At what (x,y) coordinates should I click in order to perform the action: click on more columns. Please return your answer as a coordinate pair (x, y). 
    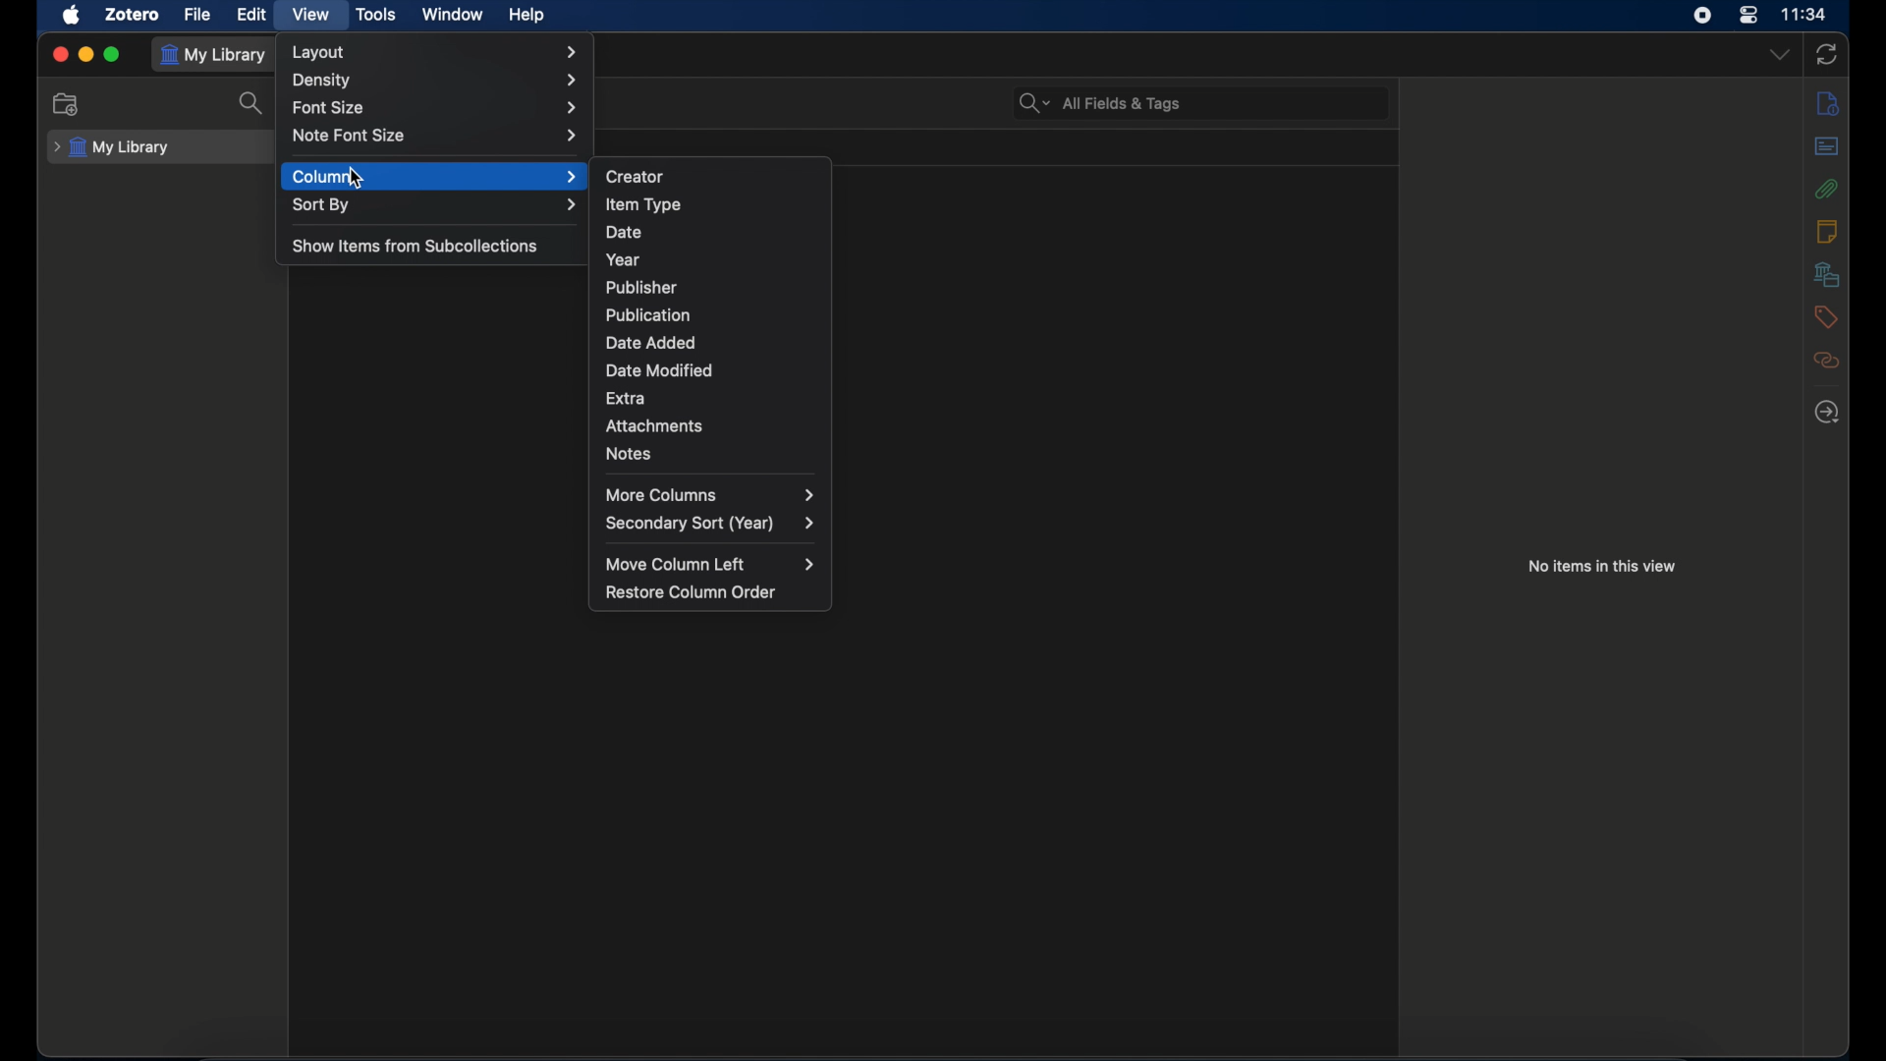
    Looking at the image, I should click on (711, 494).